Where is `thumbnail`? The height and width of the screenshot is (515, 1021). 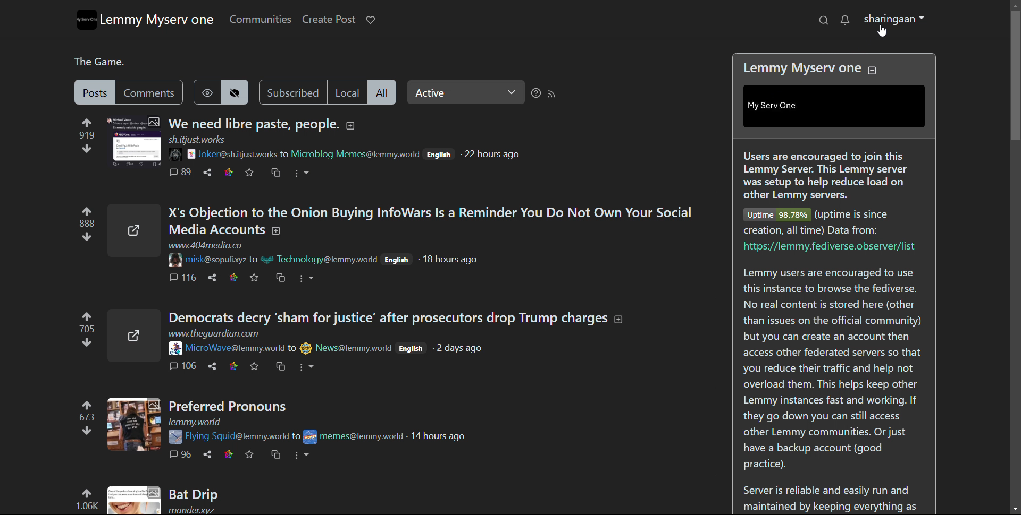
thumbnail is located at coordinates (134, 229).